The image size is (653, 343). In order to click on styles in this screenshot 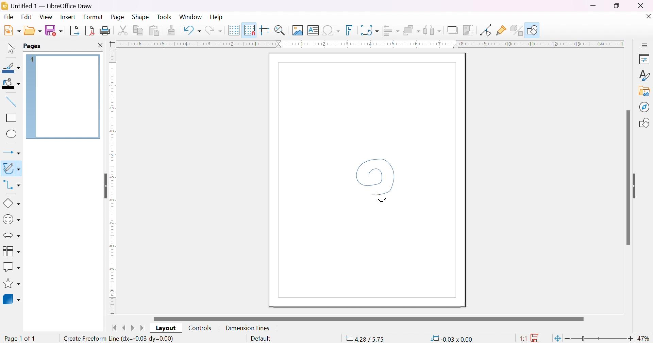, I will do `click(644, 75)`.